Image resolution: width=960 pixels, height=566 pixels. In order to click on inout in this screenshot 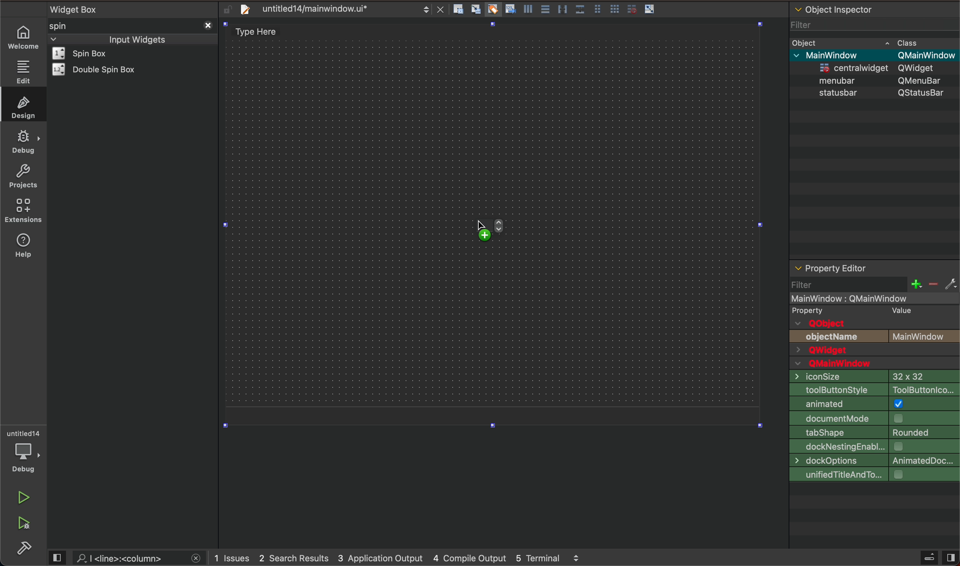, I will do `click(137, 39)`.